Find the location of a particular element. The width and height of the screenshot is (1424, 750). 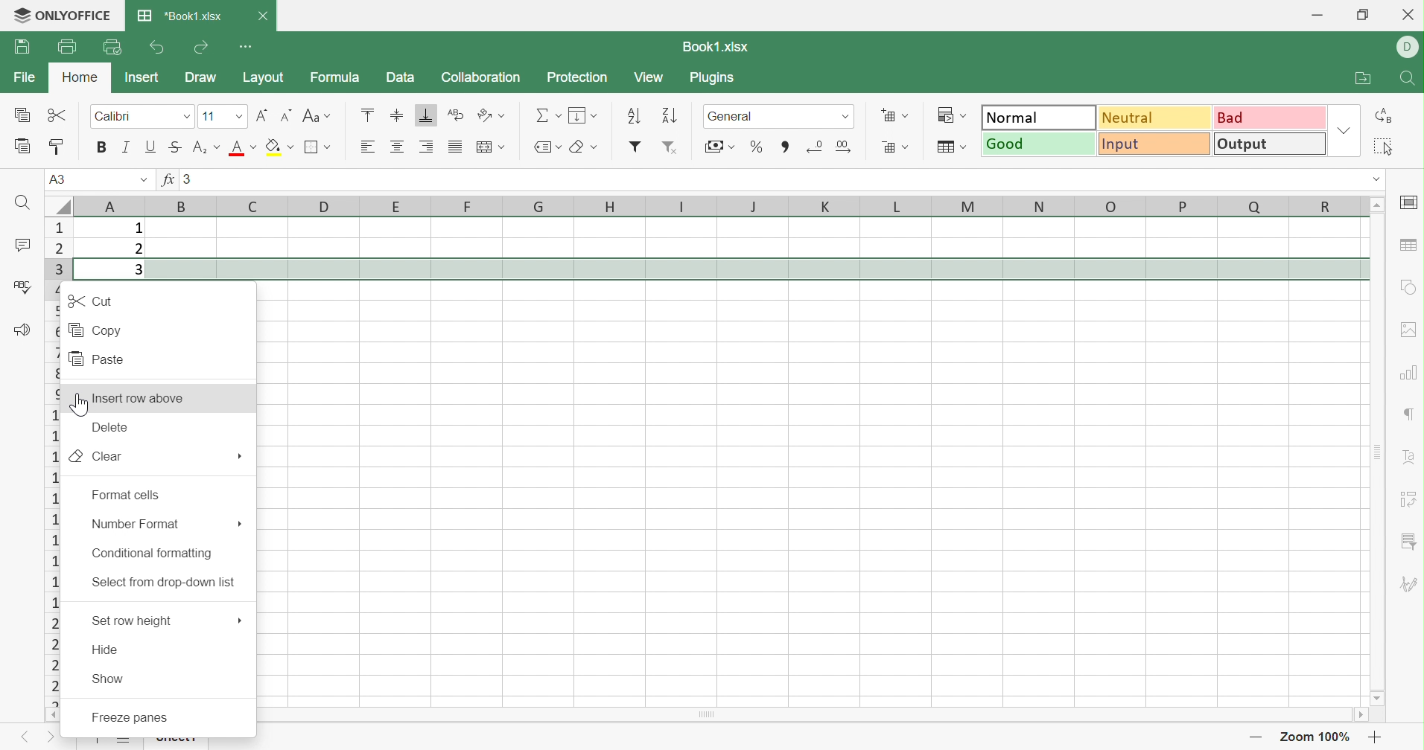

Scroll Down is located at coordinates (1377, 699).